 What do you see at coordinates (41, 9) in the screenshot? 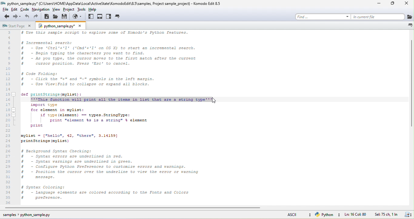
I see `navigation` at bounding box center [41, 9].